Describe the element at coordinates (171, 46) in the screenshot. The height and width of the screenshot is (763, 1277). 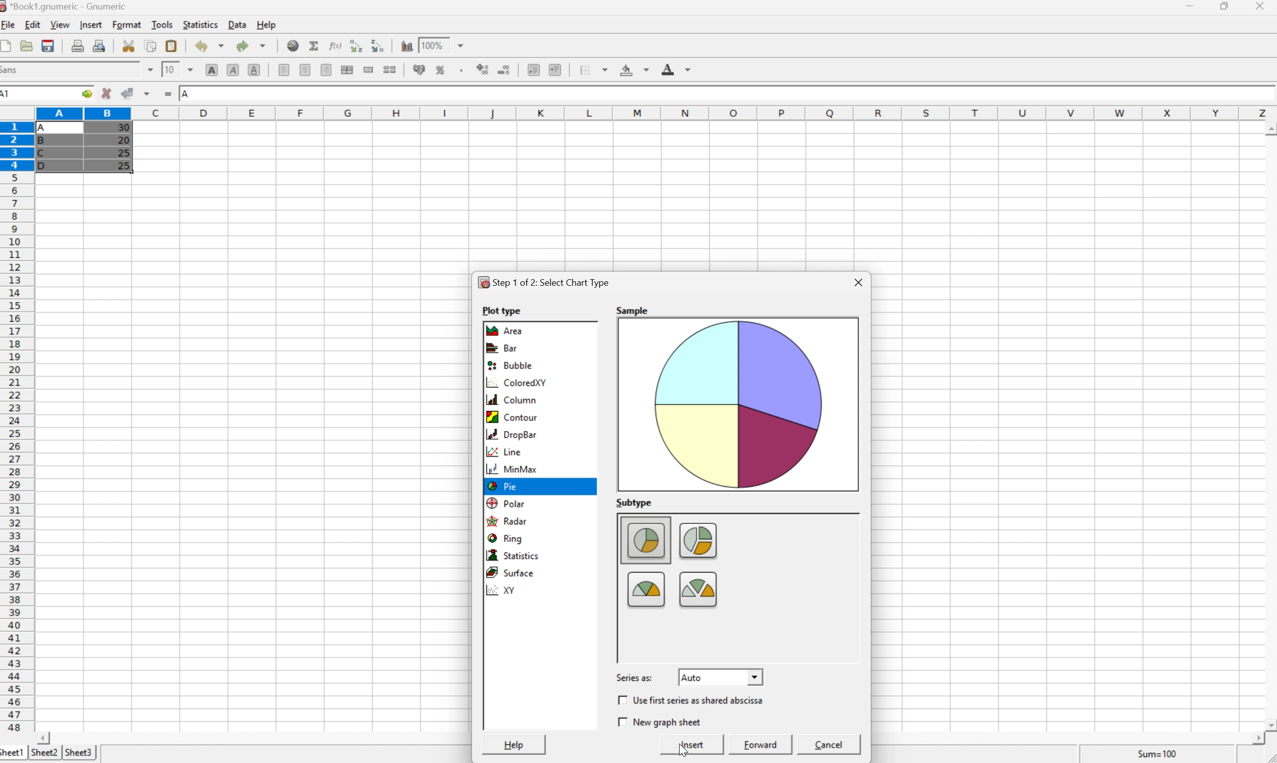
I see `Paste the clipboard` at that location.